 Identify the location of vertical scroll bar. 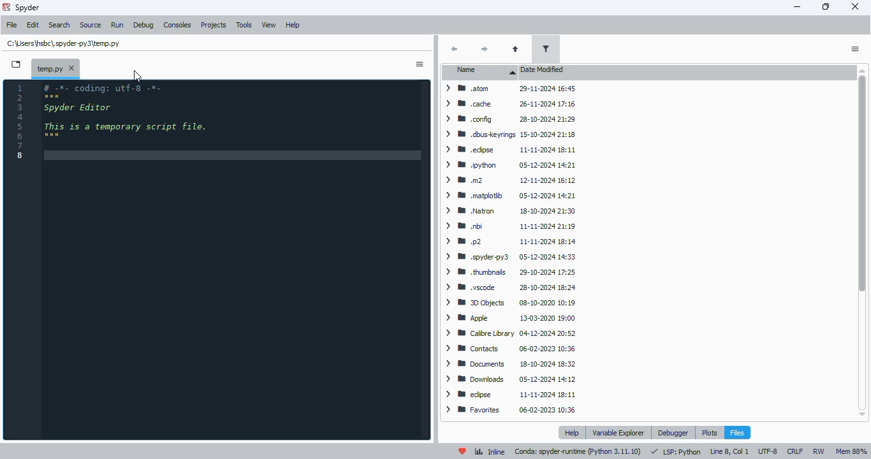
(860, 242).